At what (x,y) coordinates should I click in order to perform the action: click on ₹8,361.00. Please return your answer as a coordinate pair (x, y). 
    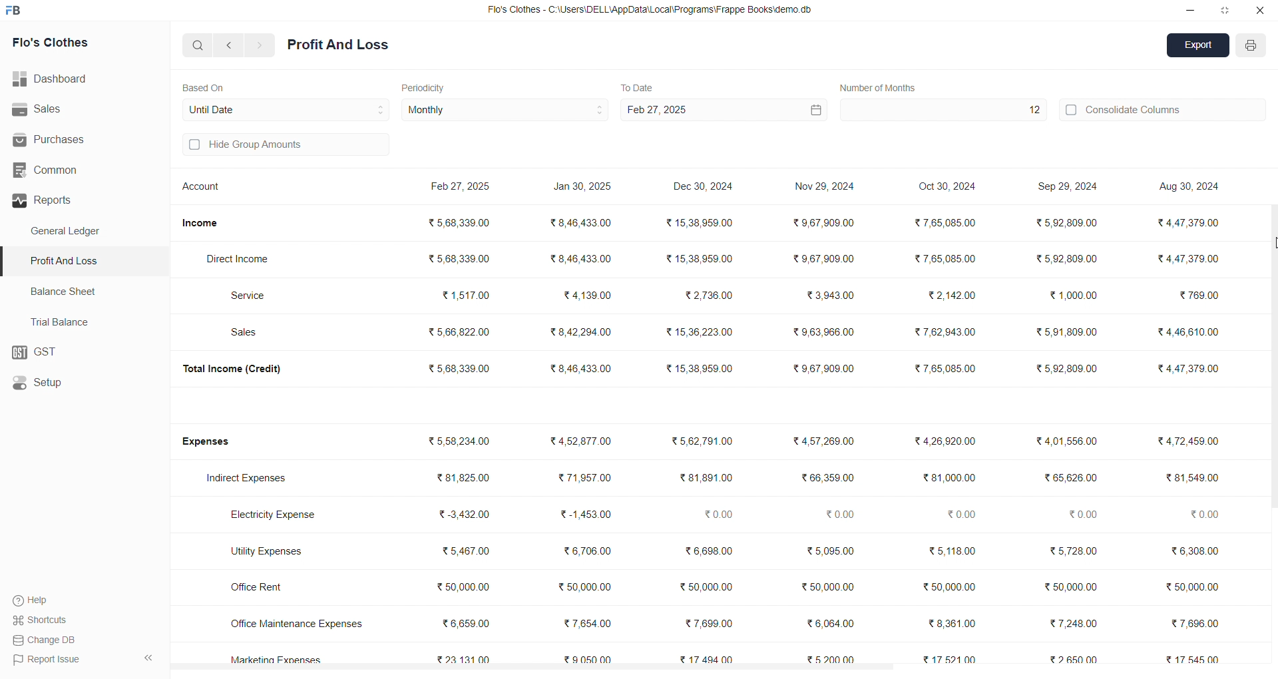
    Looking at the image, I should click on (954, 624).